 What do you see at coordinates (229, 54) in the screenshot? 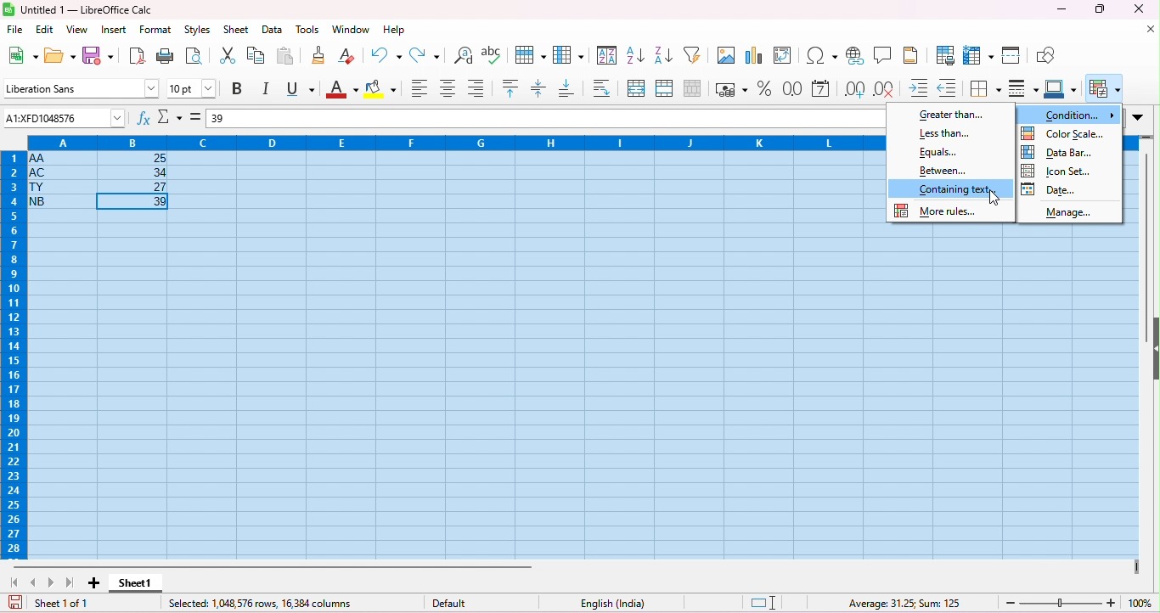
I see `cut` at bounding box center [229, 54].